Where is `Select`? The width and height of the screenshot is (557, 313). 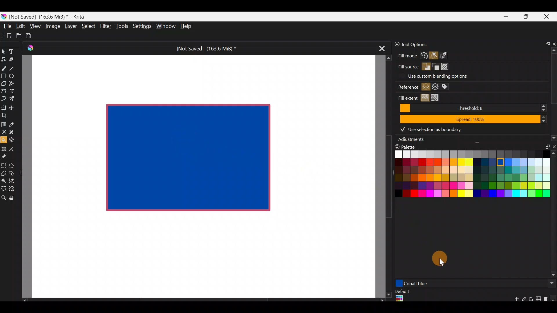 Select is located at coordinates (88, 26).